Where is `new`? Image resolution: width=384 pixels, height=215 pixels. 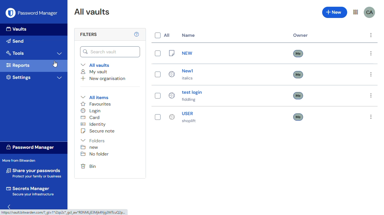 new is located at coordinates (334, 12).